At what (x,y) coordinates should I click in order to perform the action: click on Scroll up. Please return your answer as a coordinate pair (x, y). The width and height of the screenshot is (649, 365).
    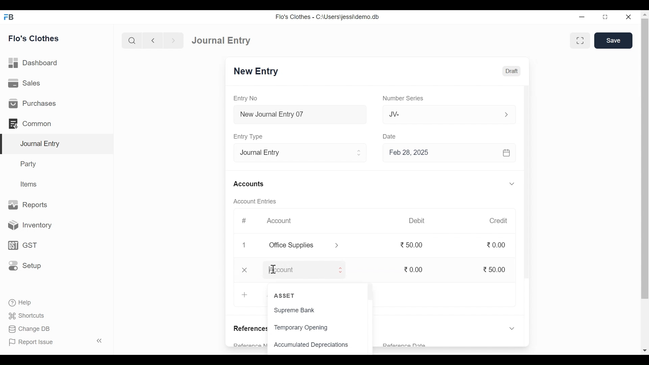
    Looking at the image, I should click on (645, 15).